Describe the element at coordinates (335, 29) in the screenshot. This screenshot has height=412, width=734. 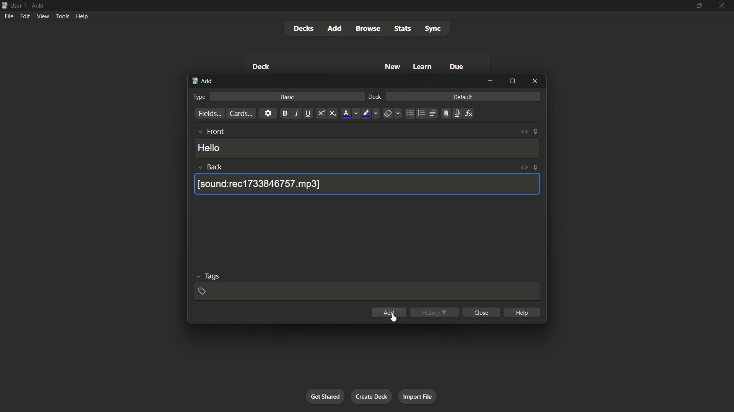
I see `add` at that location.